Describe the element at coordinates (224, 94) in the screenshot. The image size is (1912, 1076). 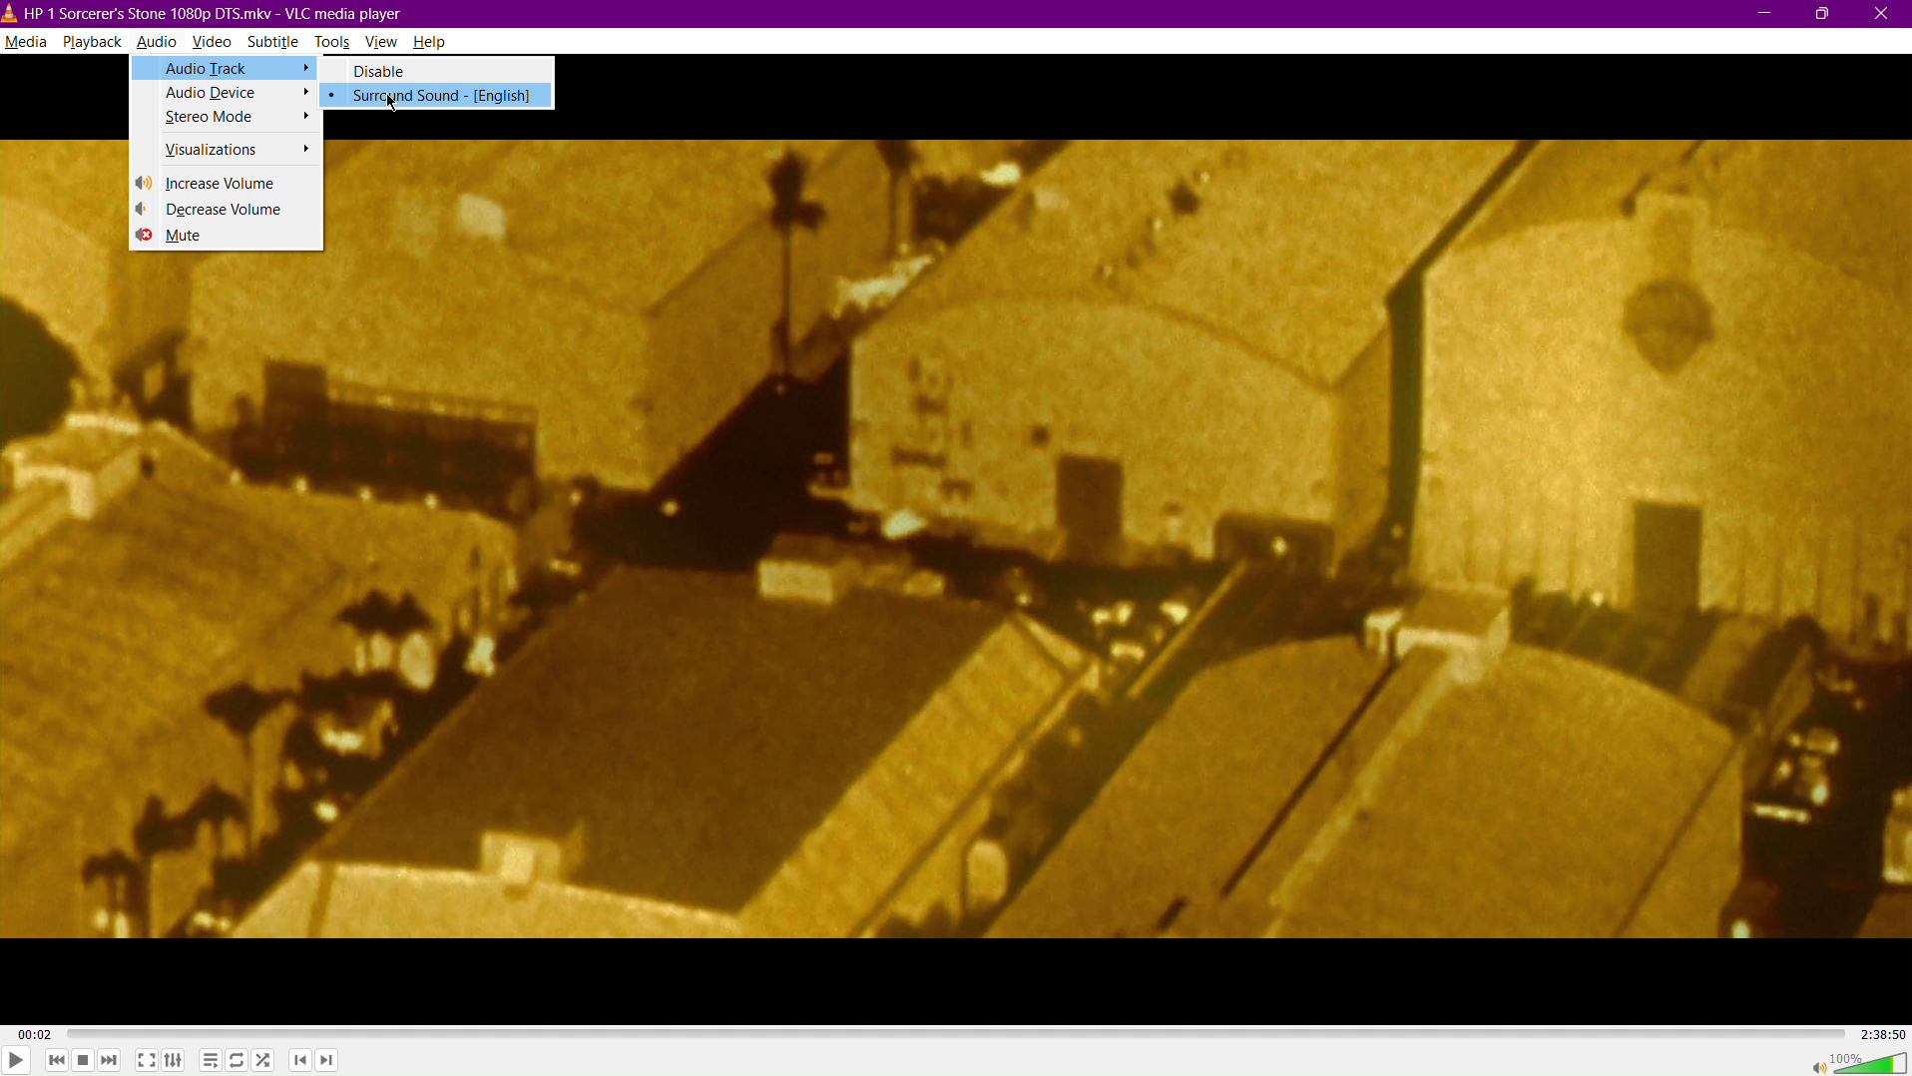
I see `Audio Device` at that location.